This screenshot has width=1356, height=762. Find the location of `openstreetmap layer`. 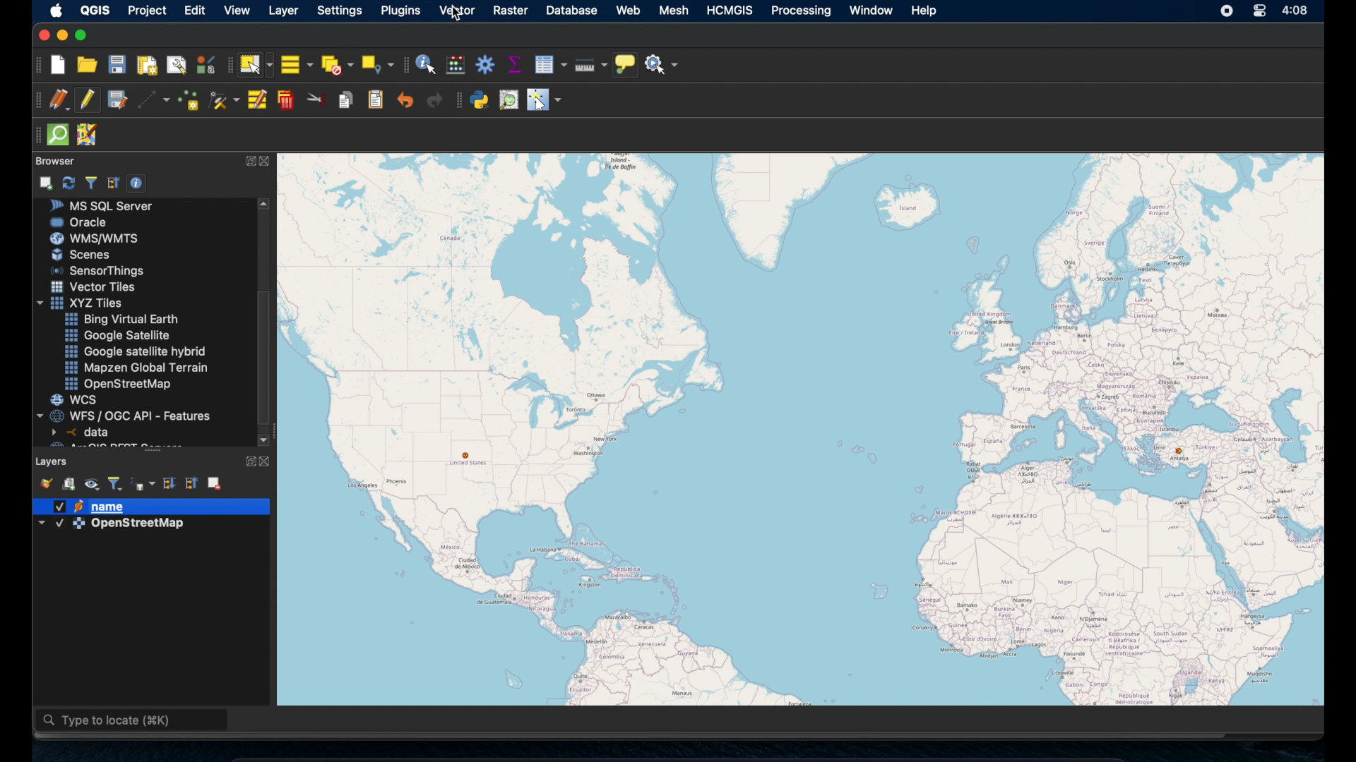

openstreetmap layer is located at coordinates (112, 526).